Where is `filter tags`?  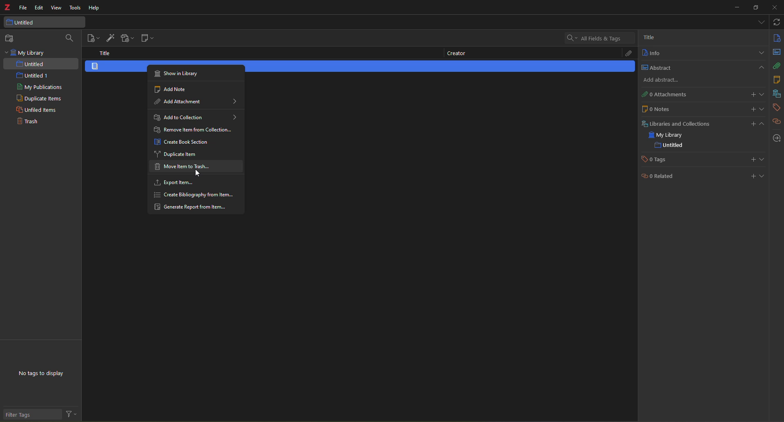 filter tags is located at coordinates (25, 415).